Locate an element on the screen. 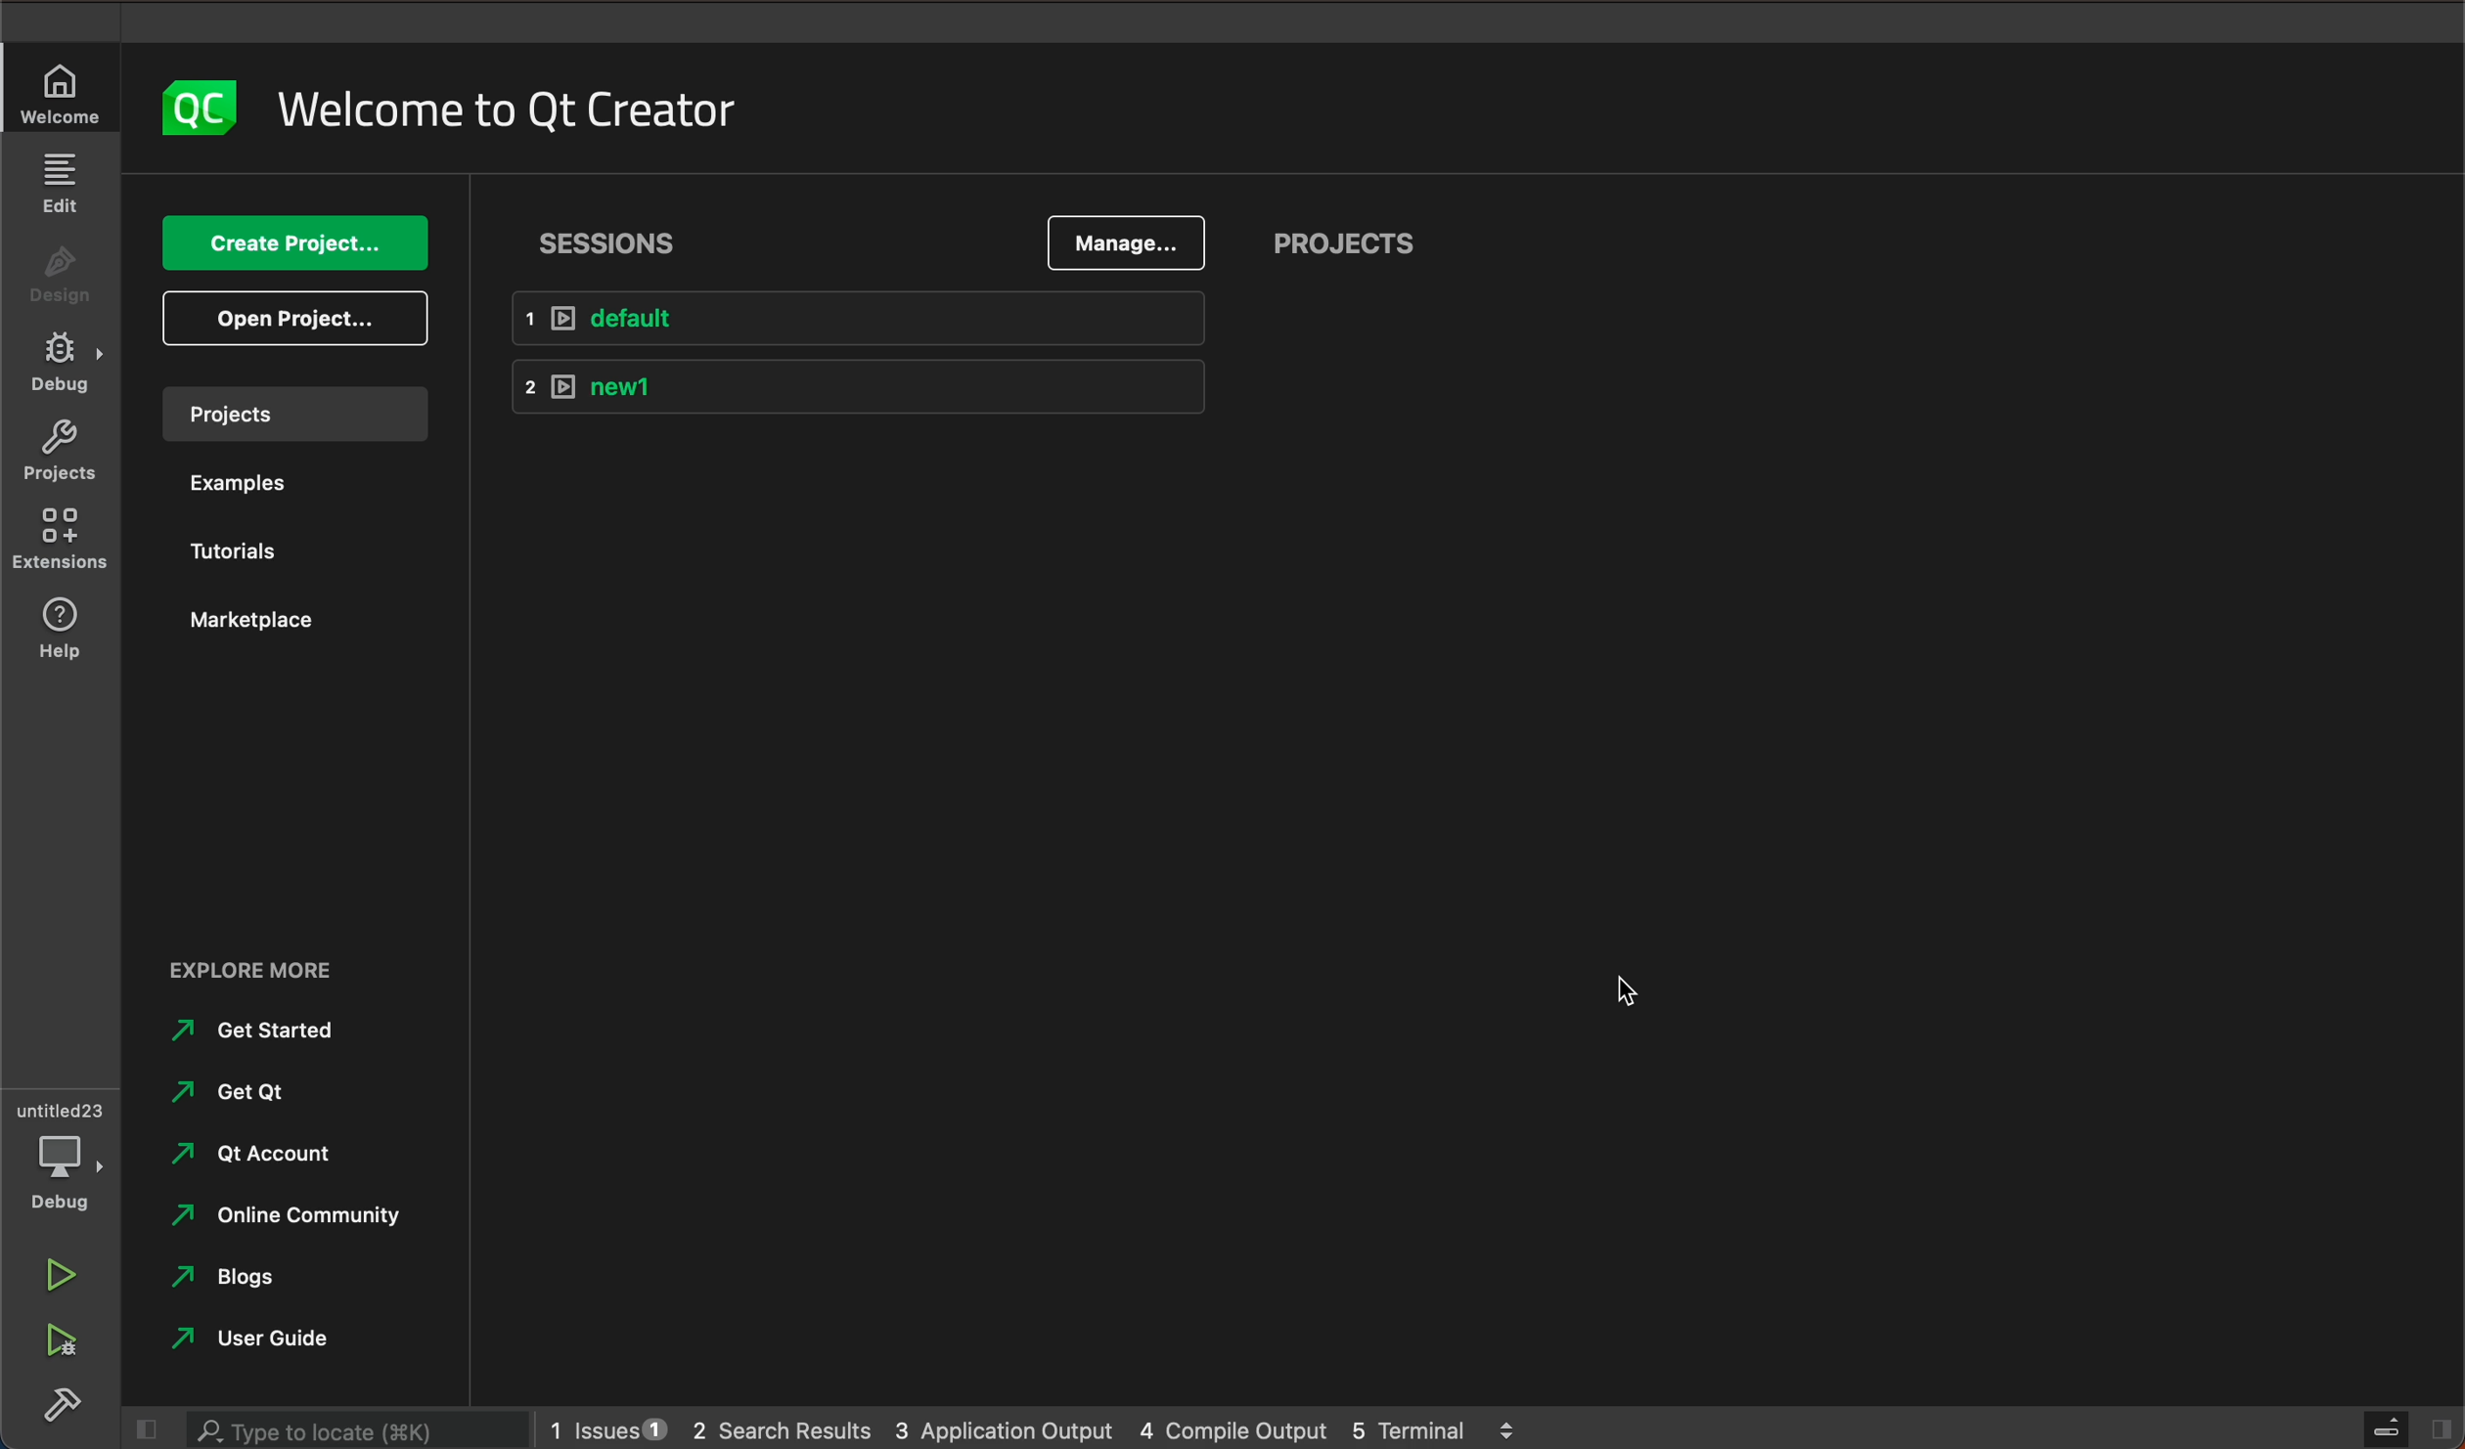 Image resolution: width=2465 pixels, height=1449 pixels. issues is located at coordinates (604, 1425).